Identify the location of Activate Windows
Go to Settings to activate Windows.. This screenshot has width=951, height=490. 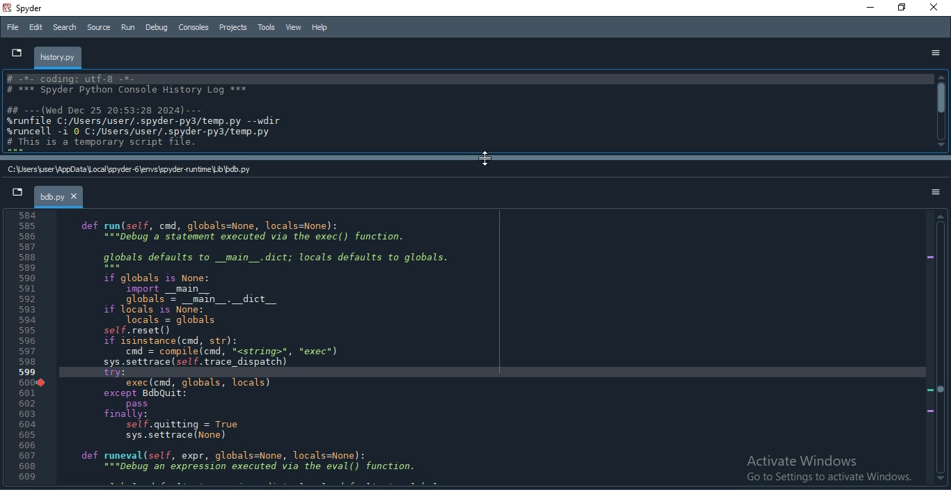
(819, 464).